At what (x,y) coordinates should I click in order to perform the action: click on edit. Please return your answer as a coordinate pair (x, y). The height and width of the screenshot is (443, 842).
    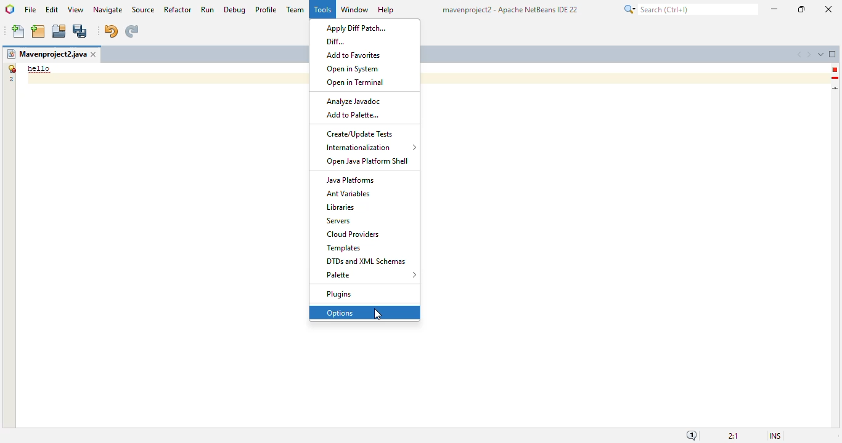
    Looking at the image, I should click on (52, 9).